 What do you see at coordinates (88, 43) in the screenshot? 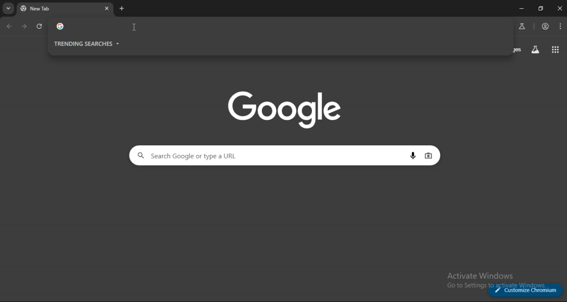
I see `trending searches` at bounding box center [88, 43].